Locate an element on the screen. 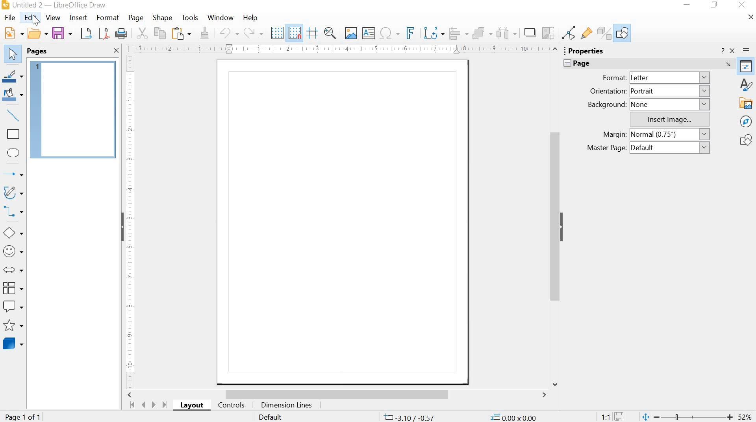 The image size is (756, 422). Insert line (double click for multi-selection) is located at coordinates (13, 116).